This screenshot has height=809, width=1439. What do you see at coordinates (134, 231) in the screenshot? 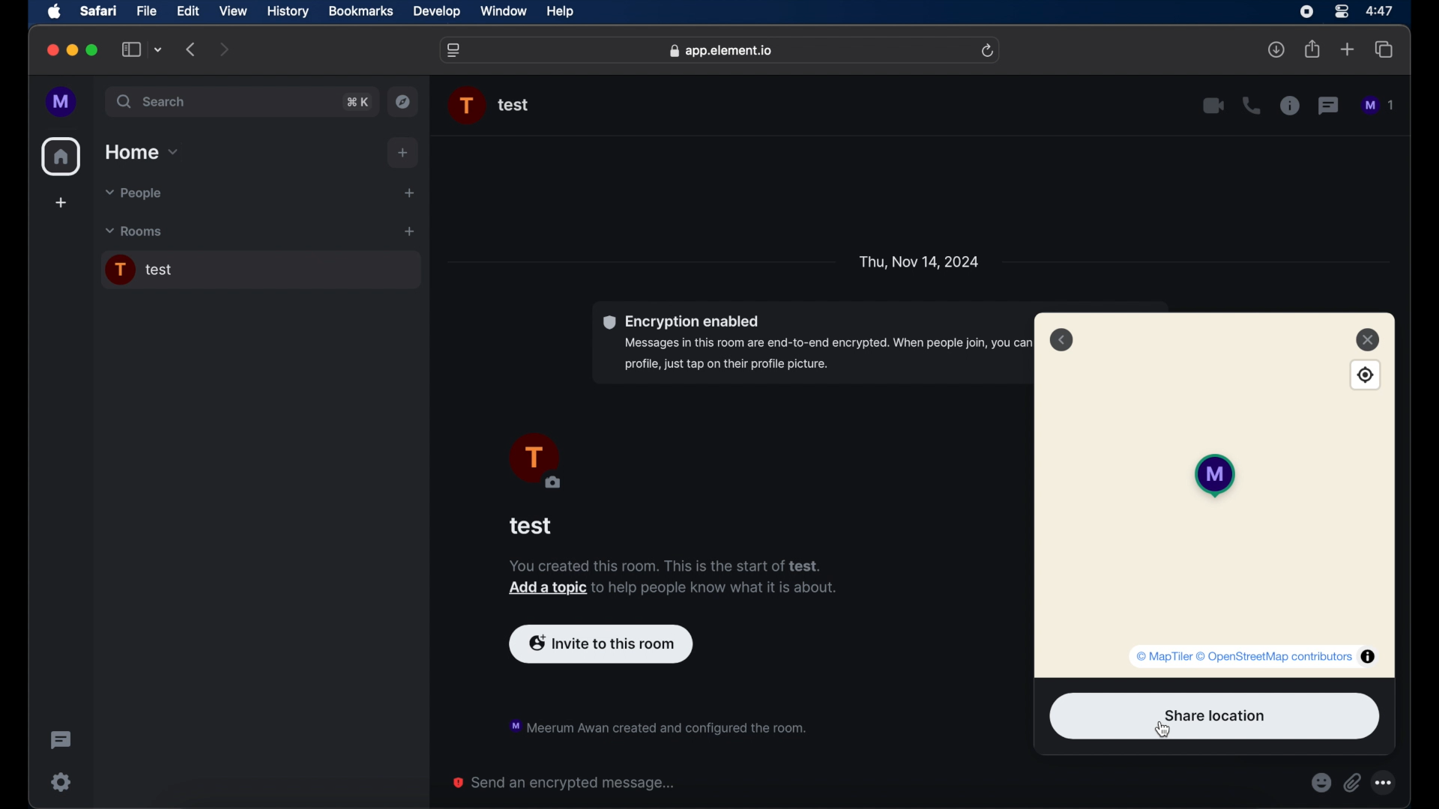
I see `rooms dropdown` at bounding box center [134, 231].